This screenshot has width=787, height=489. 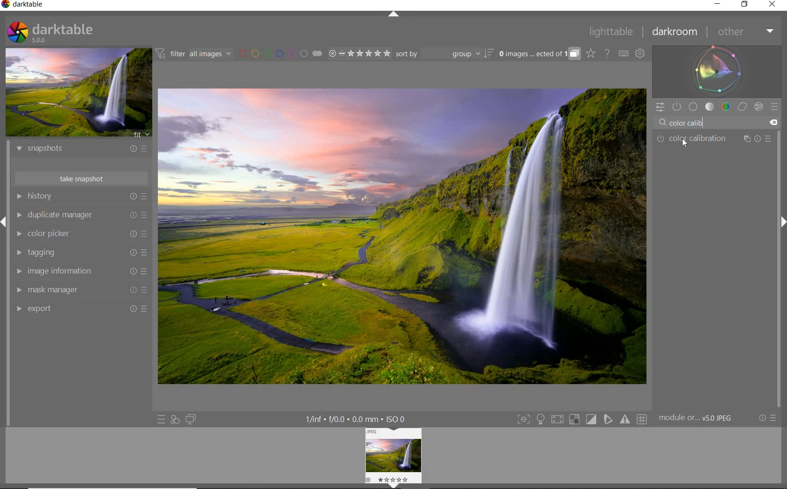 What do you see at coordinates (677, 107) in the screenshot?
I see `SHOW ONLY ACTIVE MODULES` at bounding box center [677, 107].